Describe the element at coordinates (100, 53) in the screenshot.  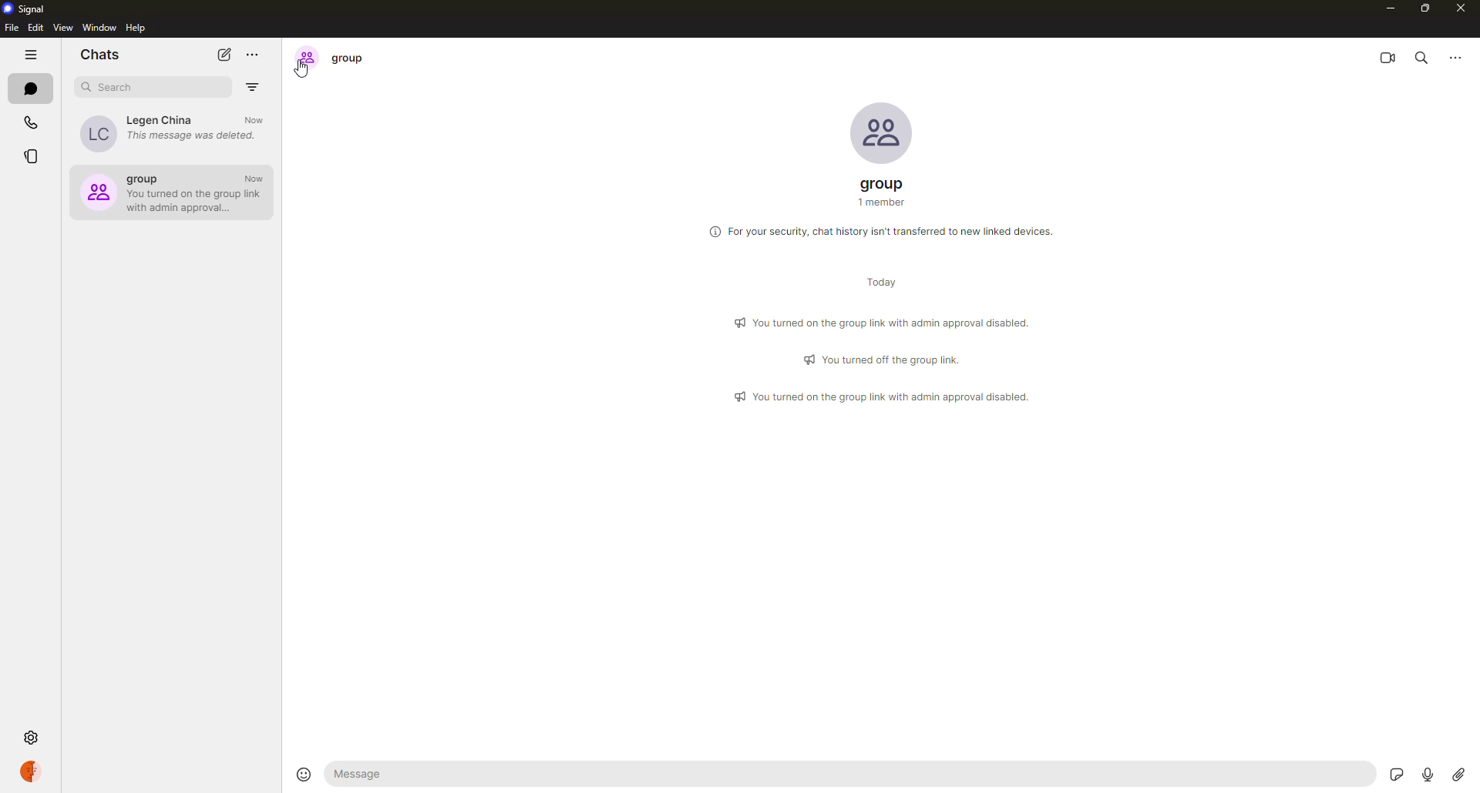
I see `chats` at that location.